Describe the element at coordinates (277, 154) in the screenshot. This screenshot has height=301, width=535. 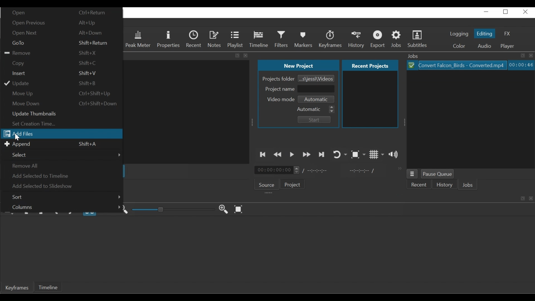
I see `Play quickly backward` at that location.